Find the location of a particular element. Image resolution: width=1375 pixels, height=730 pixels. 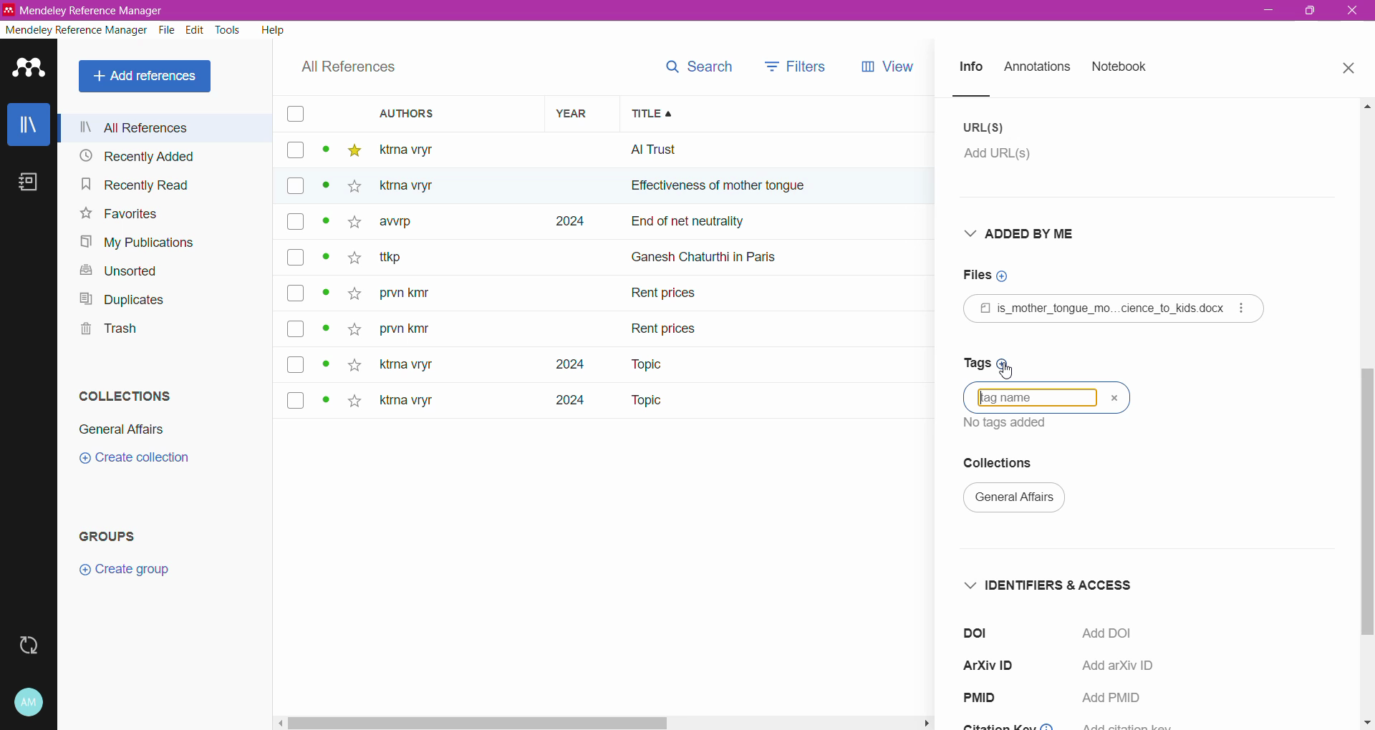

star is located at coordinates (349, 227).